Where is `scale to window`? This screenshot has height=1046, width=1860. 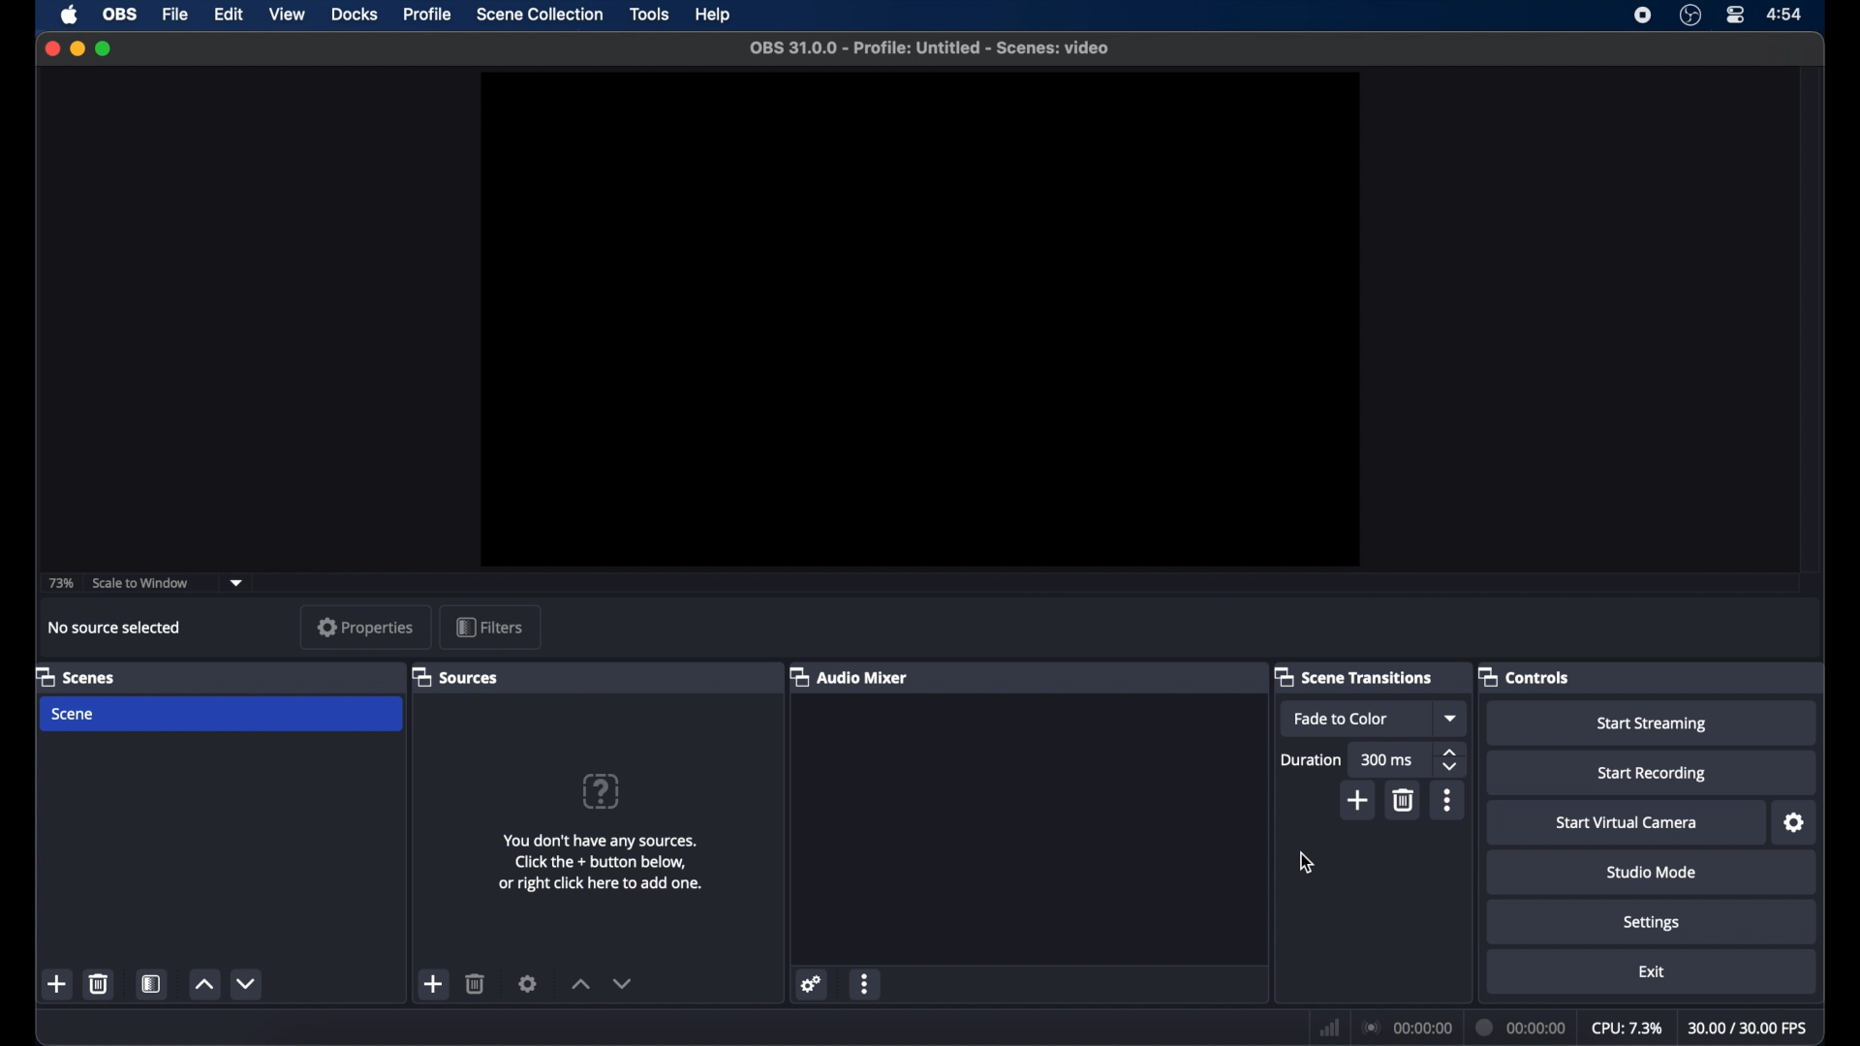 scale to window is located at coordinates (141, 584).